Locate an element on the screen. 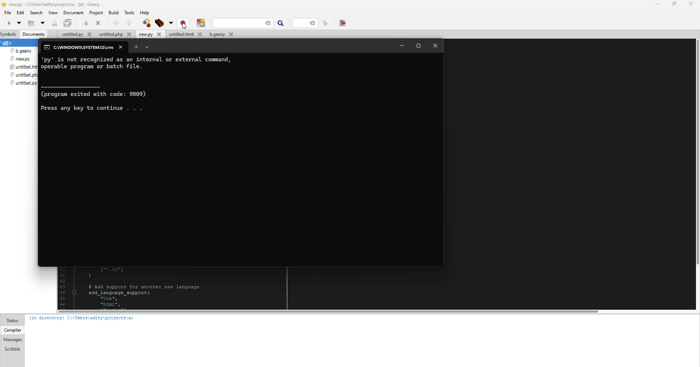  search is located at coordinates (281, 23).